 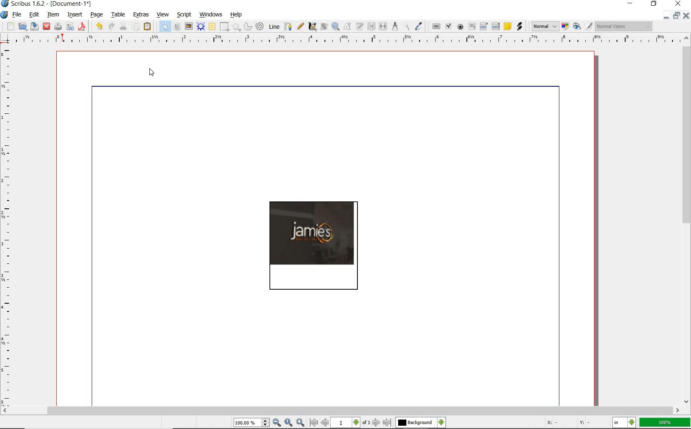 I want to click on Last Page, so click(x=387, y=423).